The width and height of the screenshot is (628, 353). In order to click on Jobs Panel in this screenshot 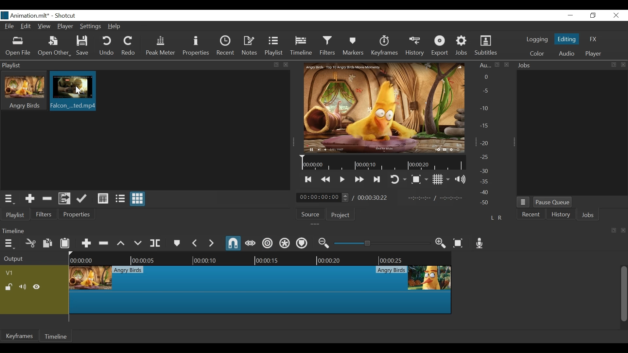, I will do `click(572, 66)`.